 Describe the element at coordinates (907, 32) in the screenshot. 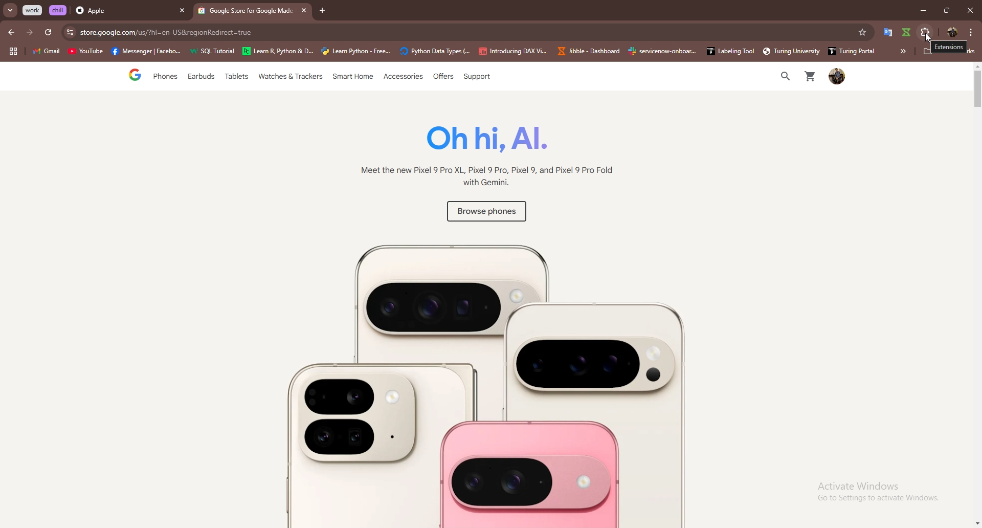

I see `jibble ` at that location.